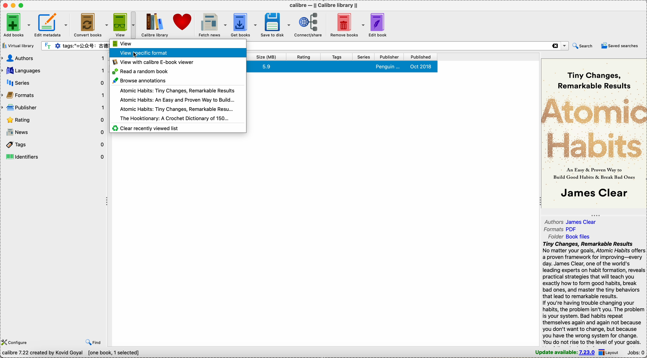  What do you see at coordinates (22, 5) in the screenshot?
I see `maximize` at bounding box center [22, 5].